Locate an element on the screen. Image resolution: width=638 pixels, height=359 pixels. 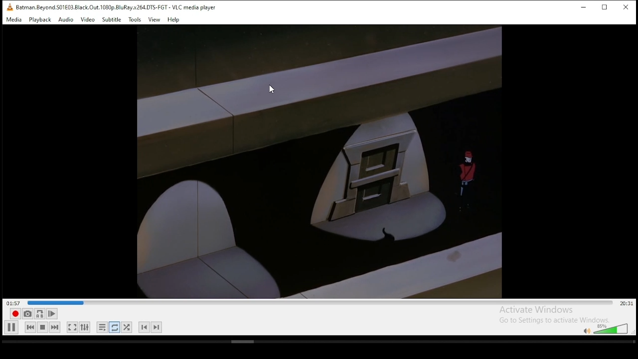
toggle playlist is located at coordinates (102, 327).